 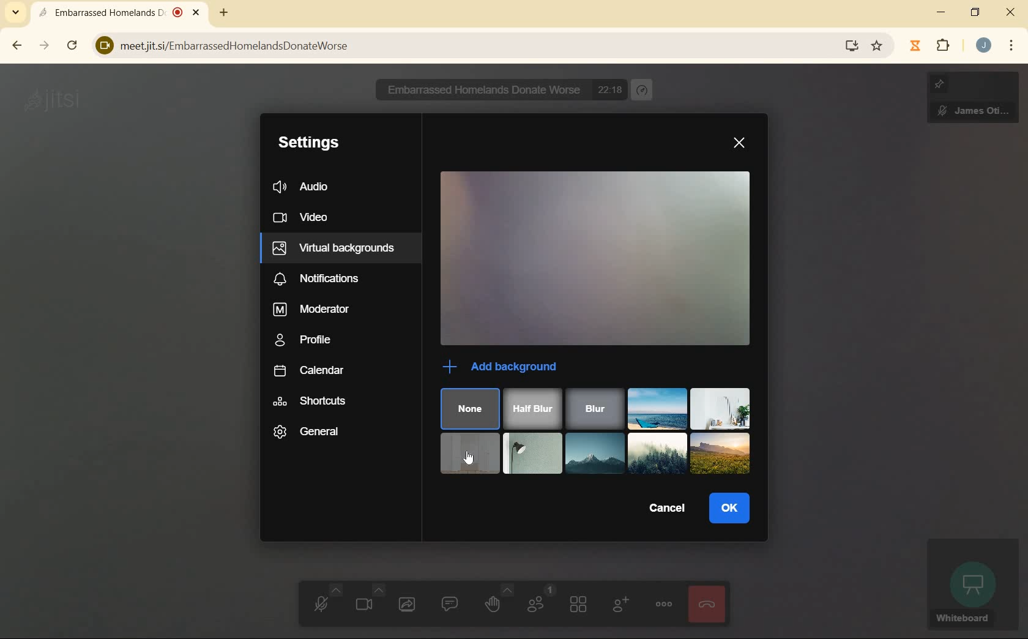 I want to click on install, so click(x=849, y=47).